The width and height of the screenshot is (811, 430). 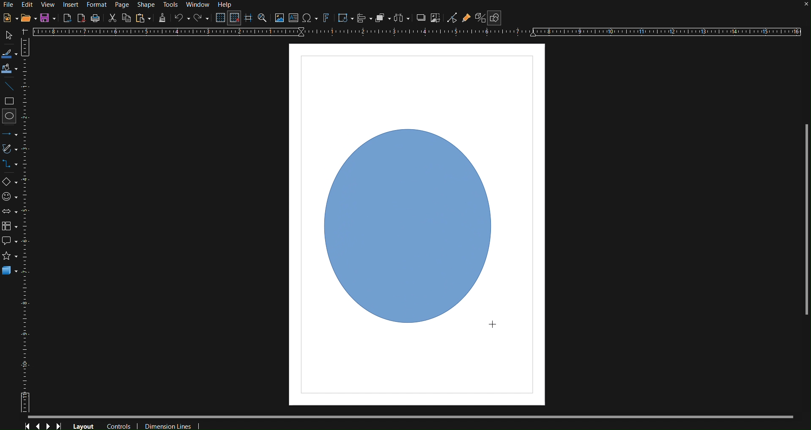 I want to click on Insert, so click(x=72, y=5).